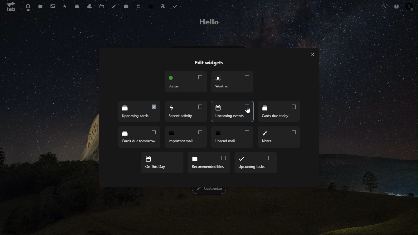  What do you see at coordinates (185, 111) in the screenshot?
I see `Upcoming events ` at bounding box center [185, 111].